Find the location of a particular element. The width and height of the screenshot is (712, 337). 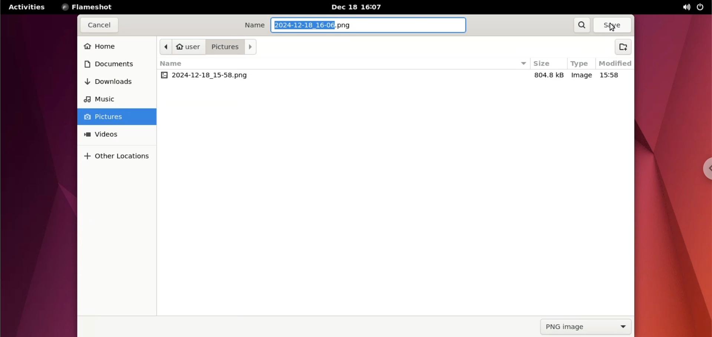

save  is located at coordinates (614, 25).